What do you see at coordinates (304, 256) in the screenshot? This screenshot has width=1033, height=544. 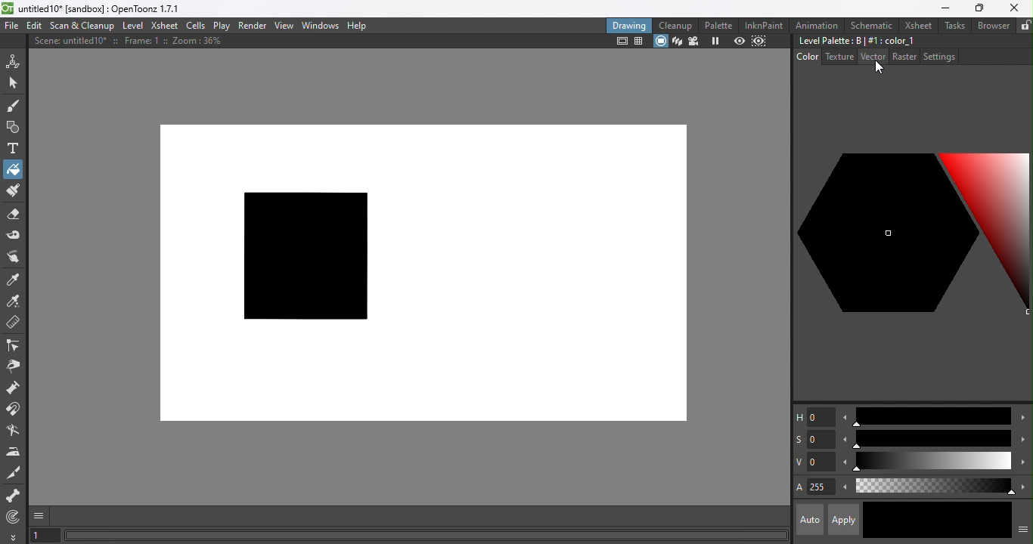 I see `black rectangle` at bounding box center [304, 256].